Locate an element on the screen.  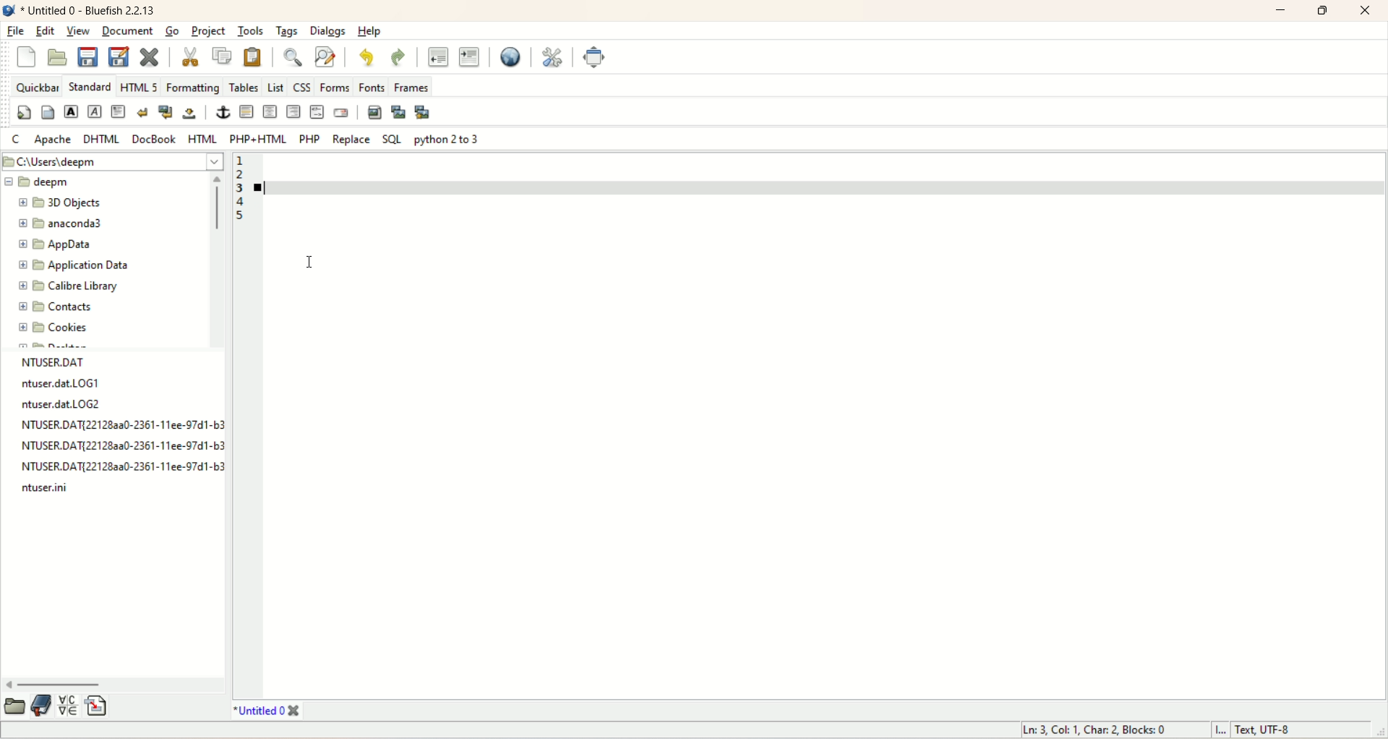
HTML is located at coordinates (205, 140).